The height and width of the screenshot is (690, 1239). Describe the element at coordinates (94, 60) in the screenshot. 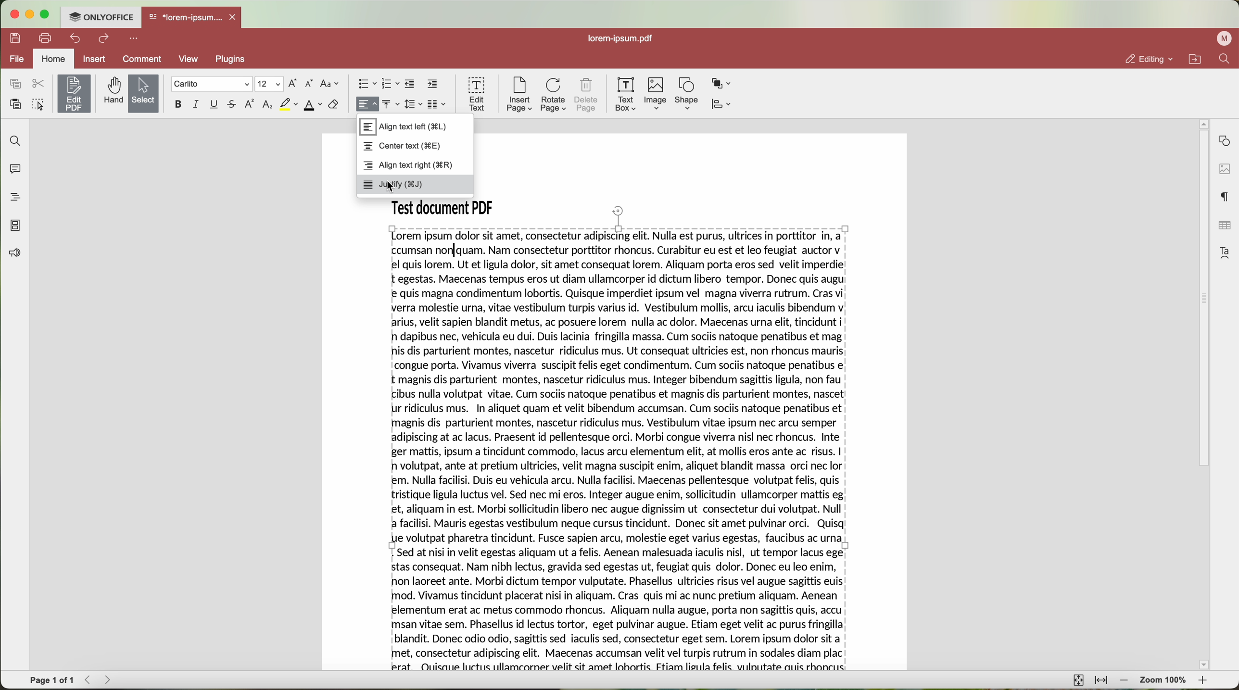

I see `insert` at that location.